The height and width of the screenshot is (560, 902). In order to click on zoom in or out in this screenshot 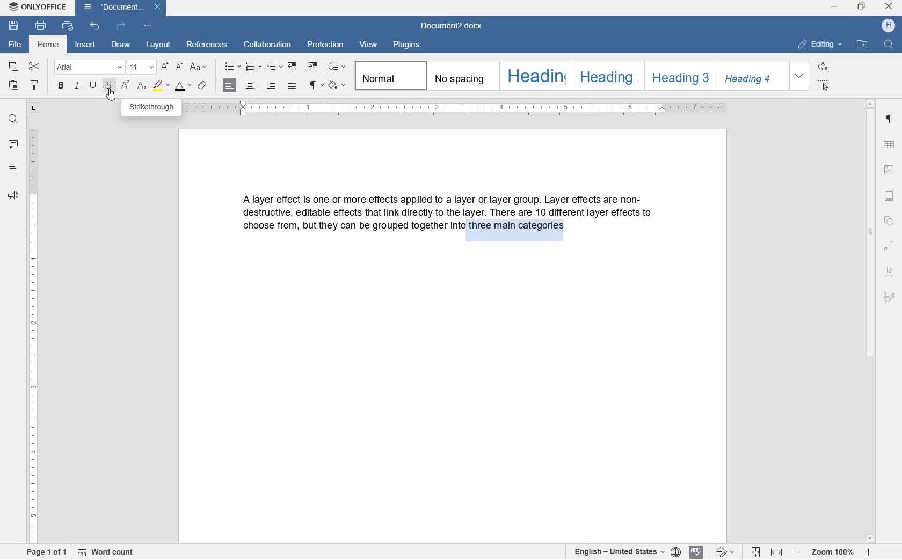, I will do `click(832, 553)`.